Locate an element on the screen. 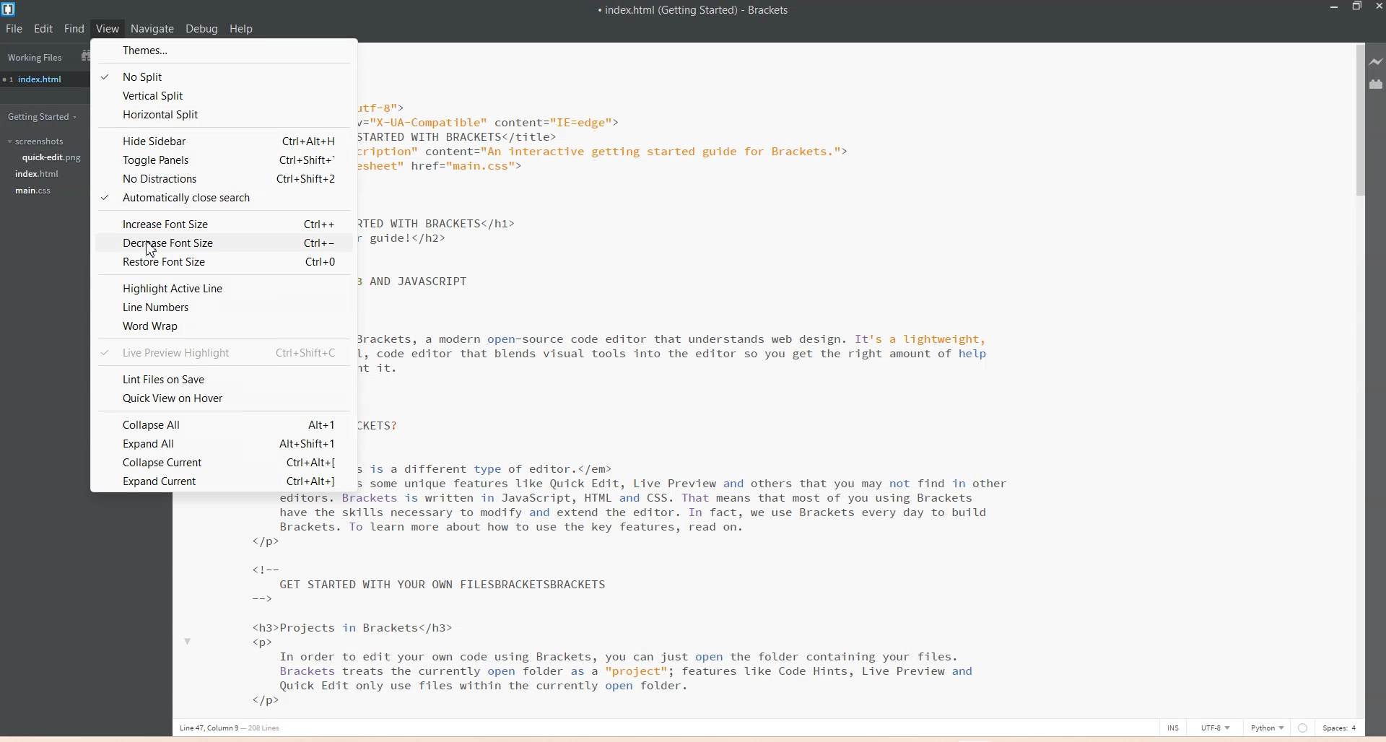  Toggle Panels is located at coordinates (225, 160).